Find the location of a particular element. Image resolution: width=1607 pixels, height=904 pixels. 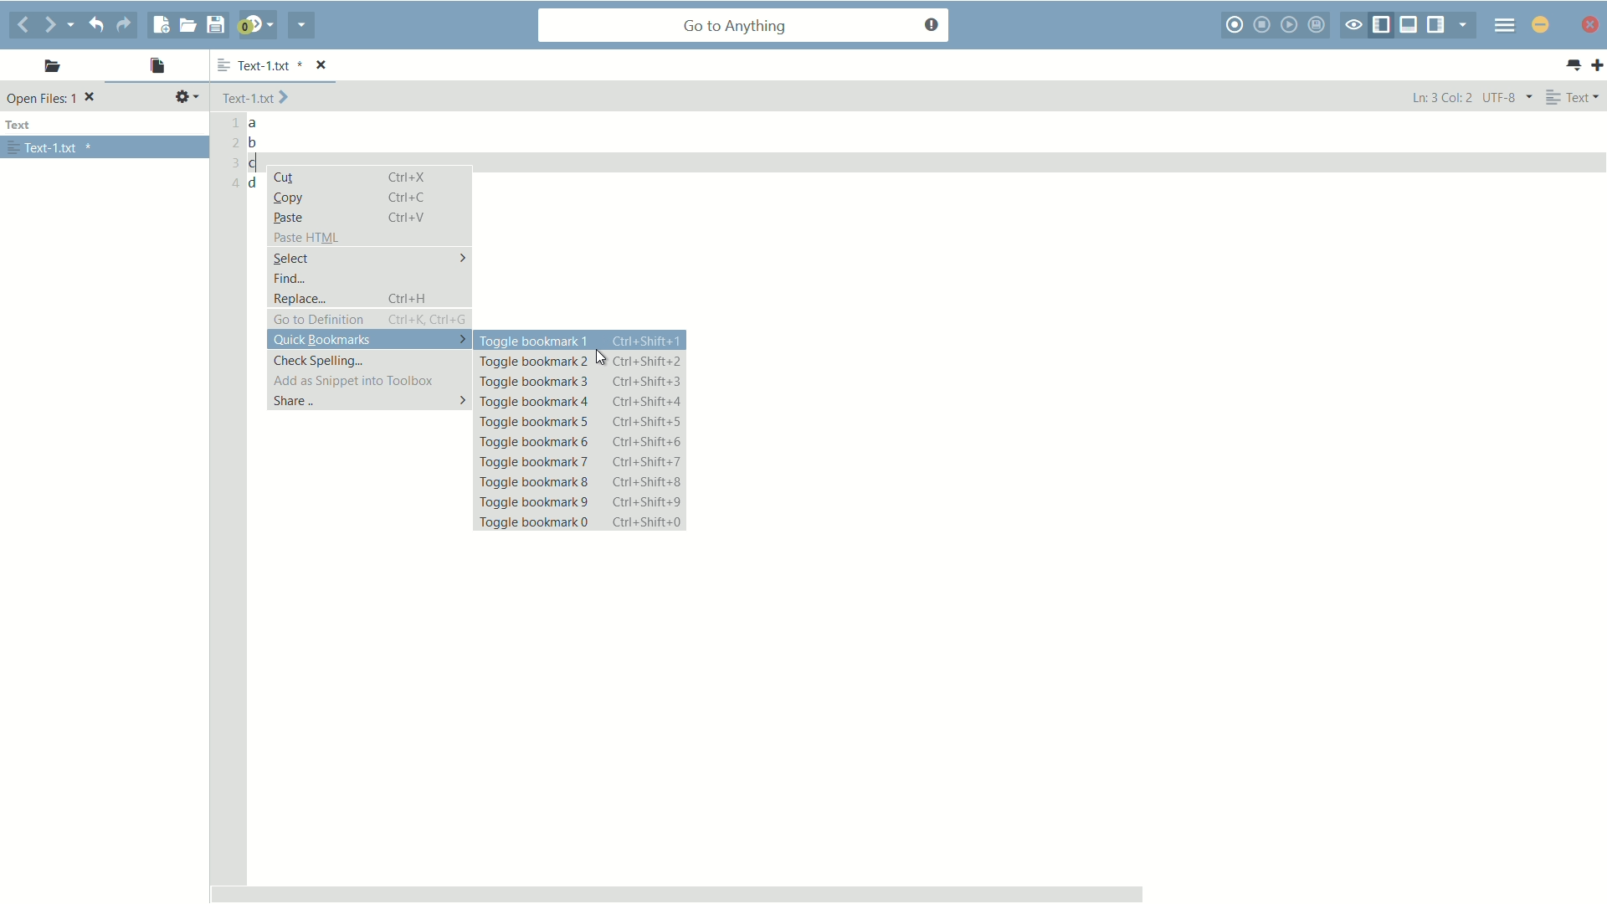

quick bookmarks is located at coordinates (368, 340).